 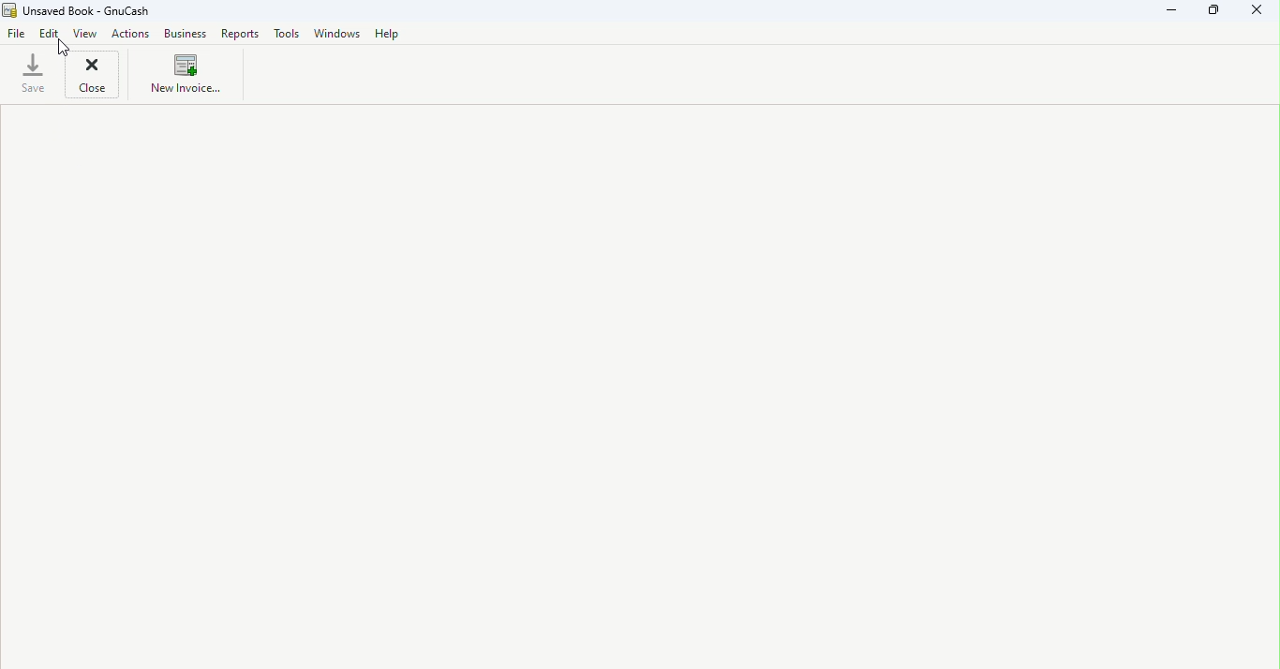 What do you see at coordinates (186, 35) in the screenshot?
I see `Business` at bounding box center [186, 35].